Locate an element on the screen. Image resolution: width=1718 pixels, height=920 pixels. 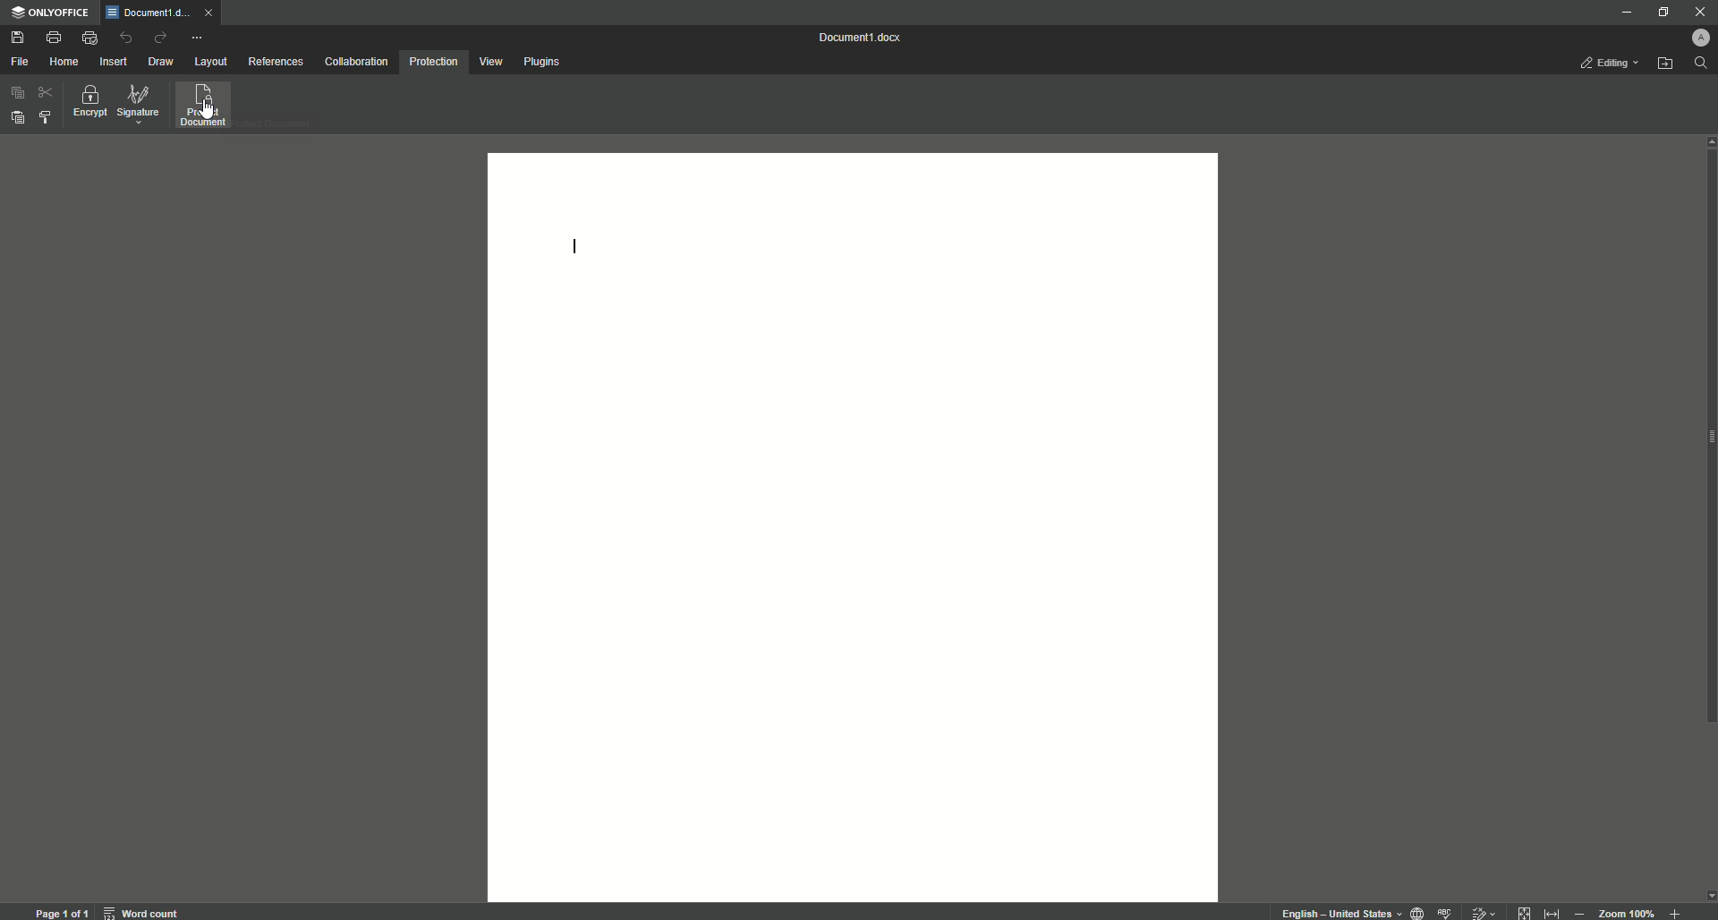
Signature is located at coordinates (139, 105).